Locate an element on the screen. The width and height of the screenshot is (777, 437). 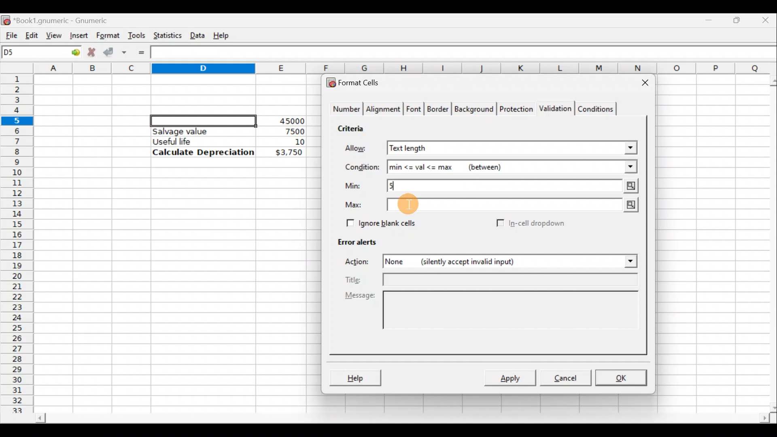
Allow is located at coordinates (361, 149).